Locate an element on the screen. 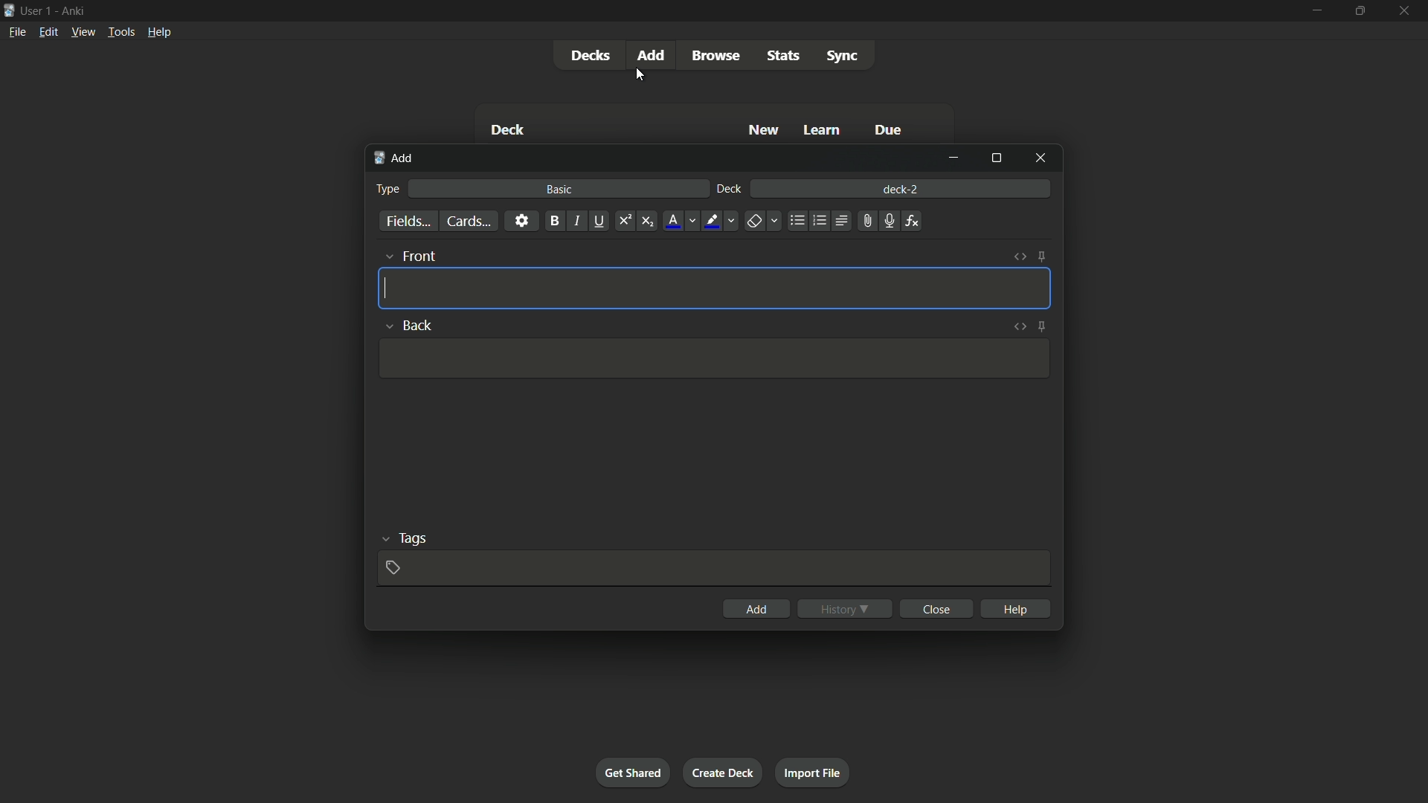  toggle sticky is located at coordinates (1042, 326).